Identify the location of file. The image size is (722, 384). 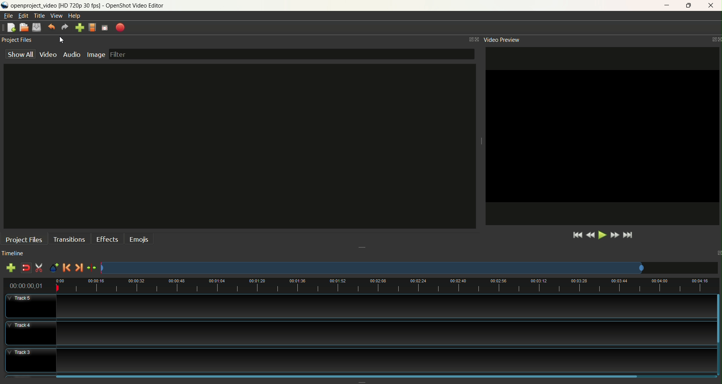
(8, 16).